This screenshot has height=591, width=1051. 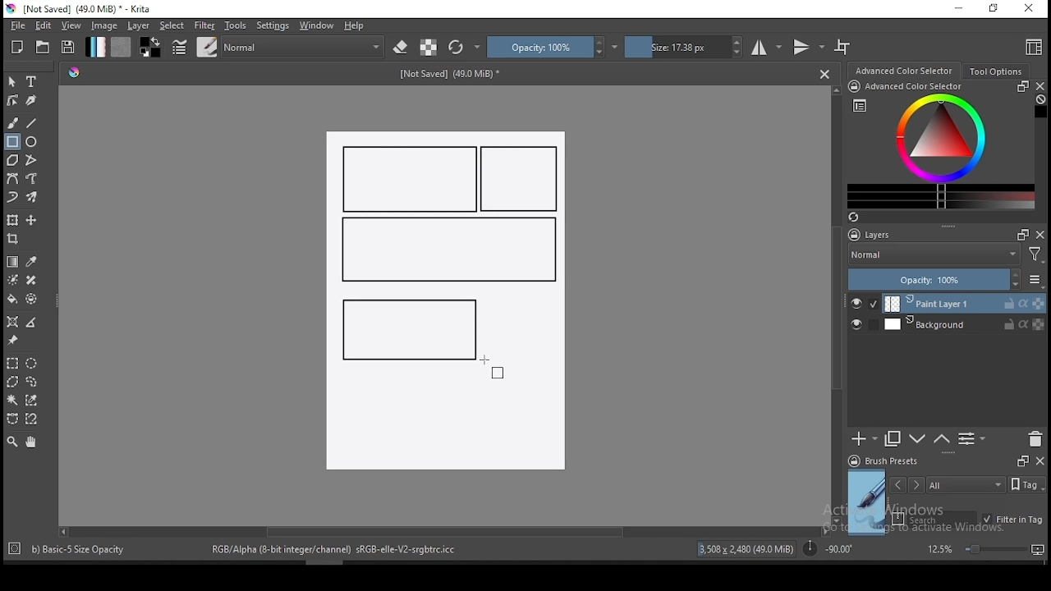 I want to click on crop tool, so click(x=15, y=241).